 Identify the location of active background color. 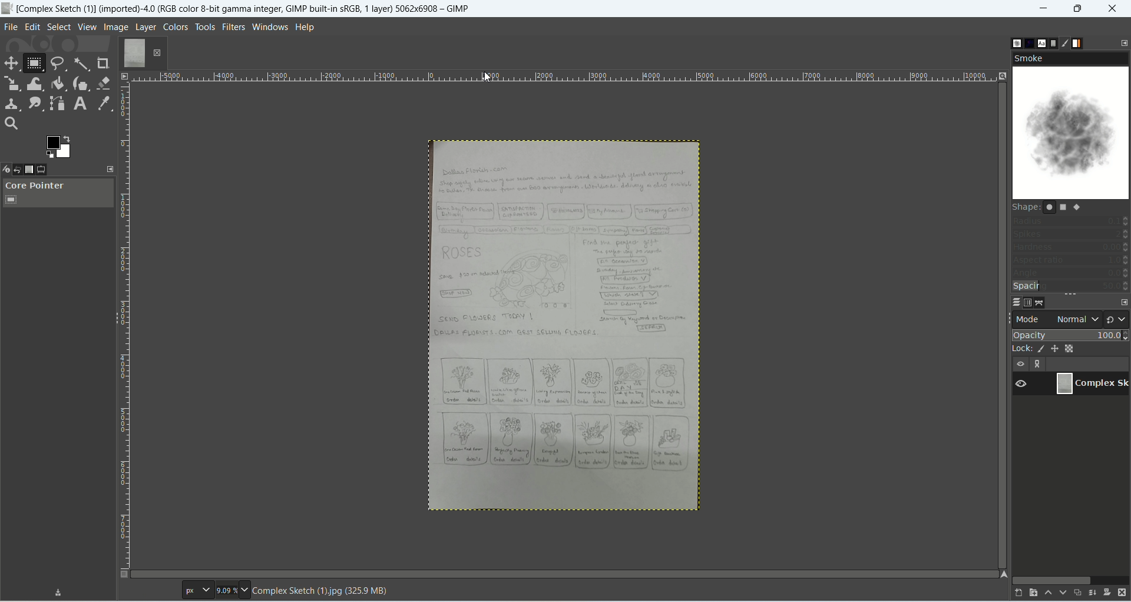
(57, 147).